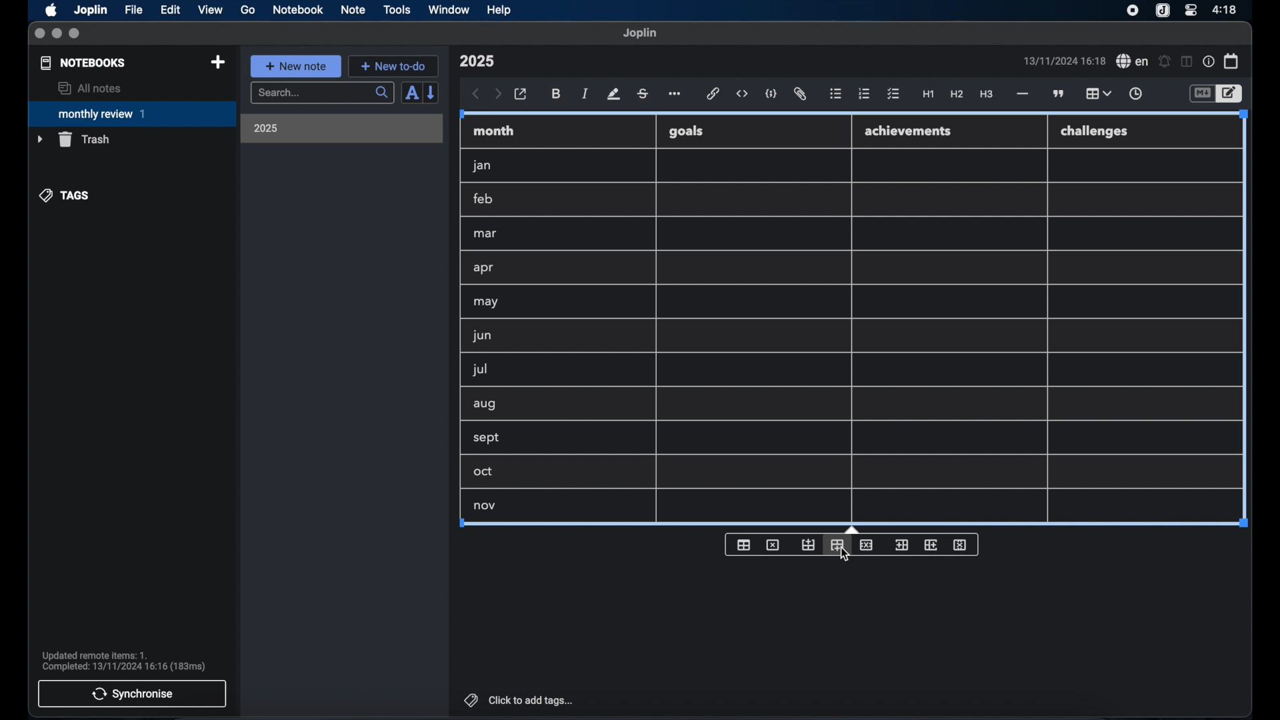 This screenshot has width=1280, height=720. I want to click on delete row, so click(867, 545).